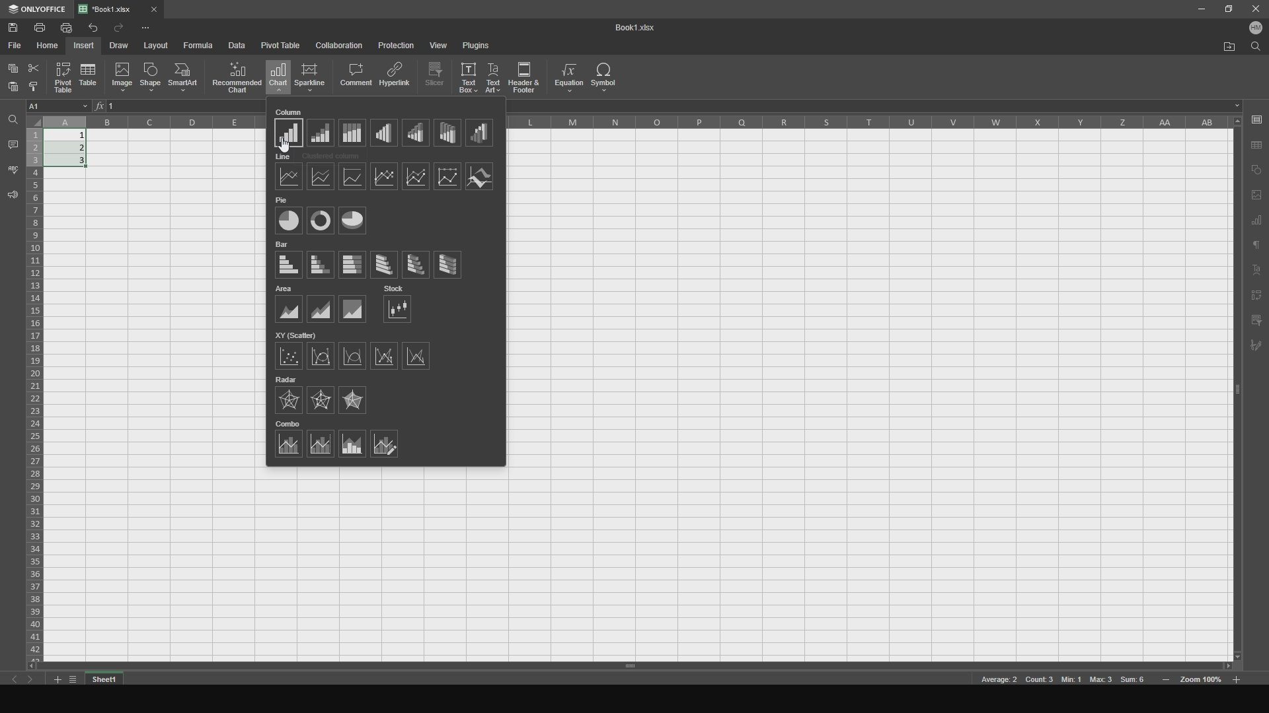 The height and width of the screenshot is (713, 1269). I want to click on maxiize, so click(1226, 11).